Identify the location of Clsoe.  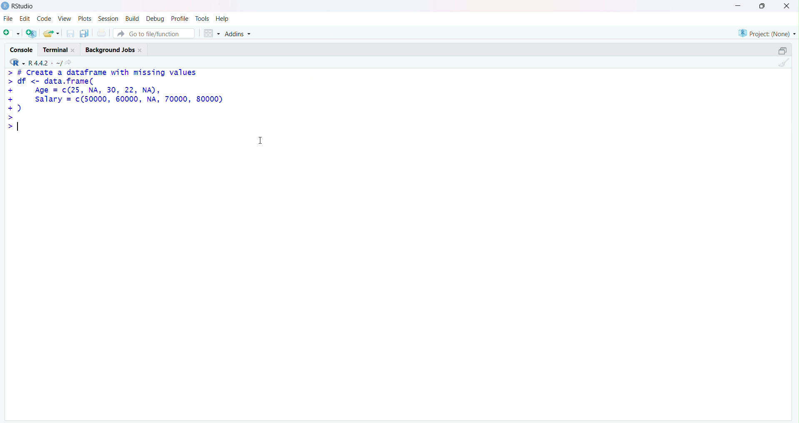
(787, 6).